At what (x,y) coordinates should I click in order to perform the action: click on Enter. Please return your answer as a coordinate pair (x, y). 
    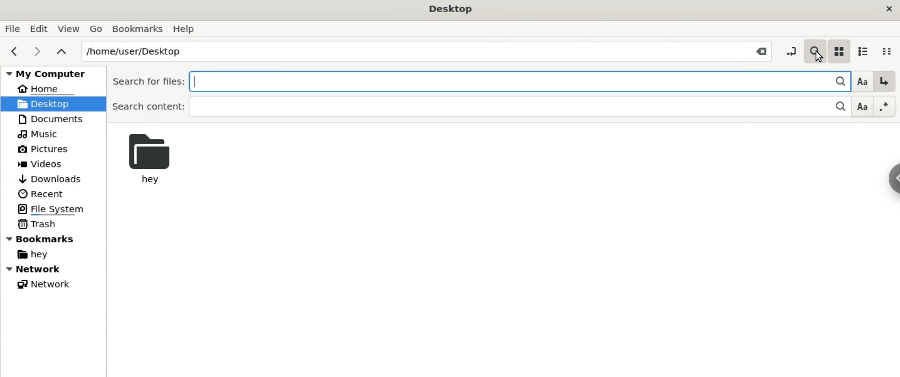
    Looking at the image, I should click on (885, 81).